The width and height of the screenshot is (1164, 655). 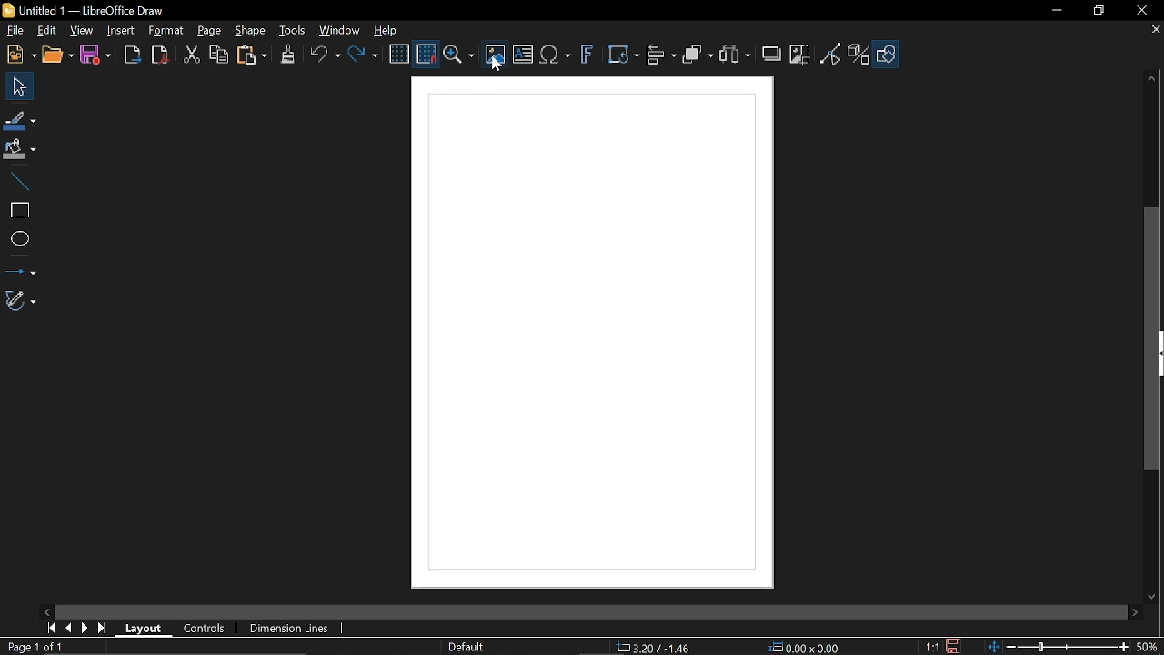 I want to click on Save, so click(x=97, y=56).